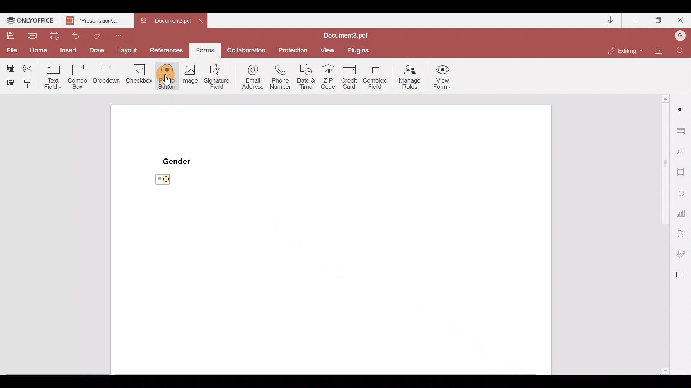  What do you see at coordinates (67, 51) in the screenshot?
I see `Insert` at bounding box center [67, 51].